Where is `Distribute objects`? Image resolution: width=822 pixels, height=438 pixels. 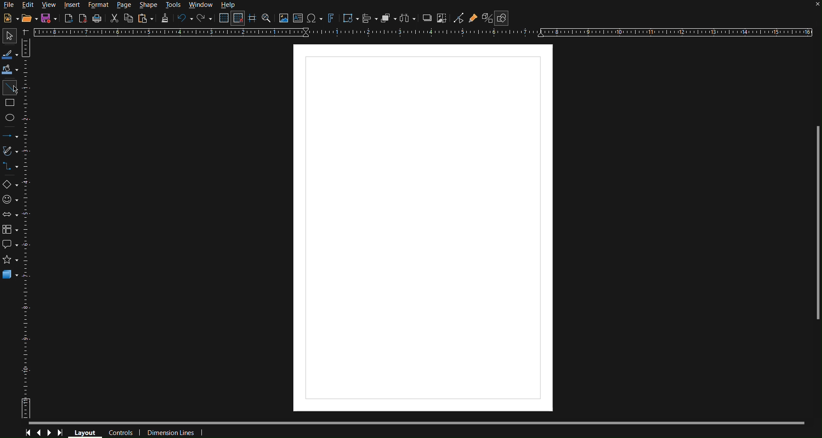
Distribute objects is located at coordinates (409, 18).